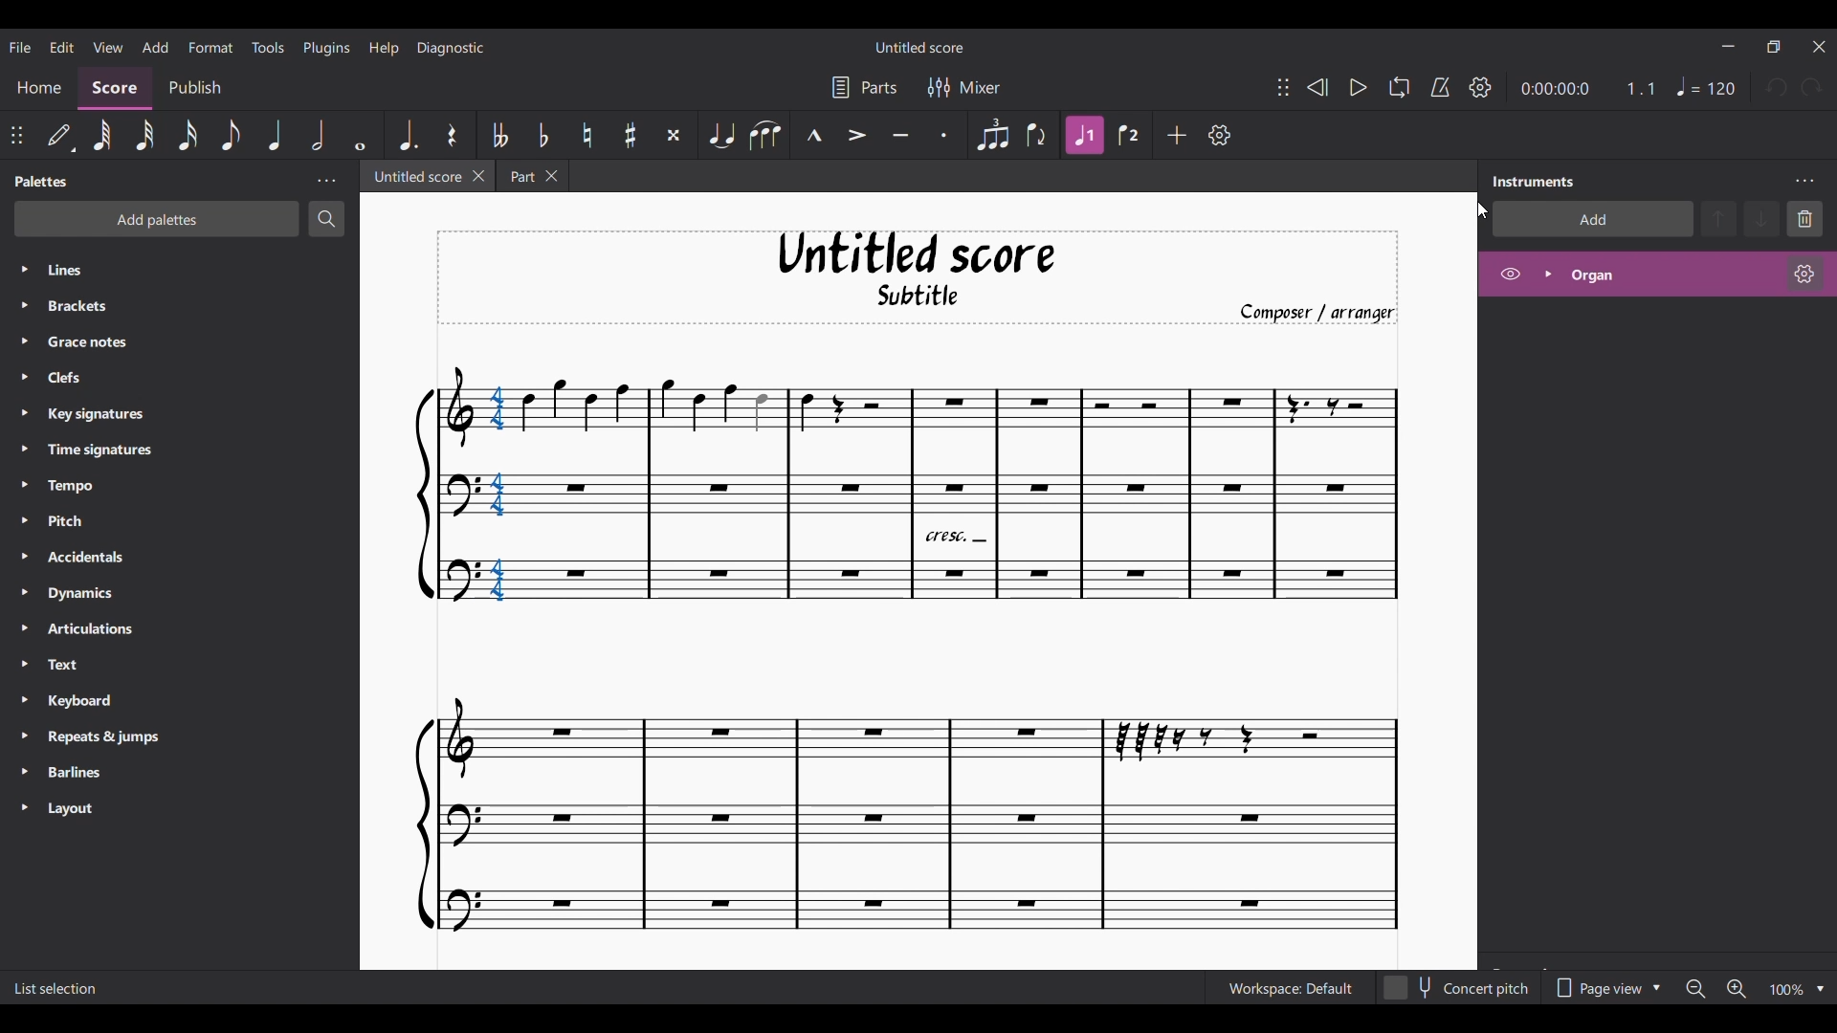  What do you see at coordinates (1358, 87) in the screenshot?
I see `Play` at bounding box center [1358, 87].